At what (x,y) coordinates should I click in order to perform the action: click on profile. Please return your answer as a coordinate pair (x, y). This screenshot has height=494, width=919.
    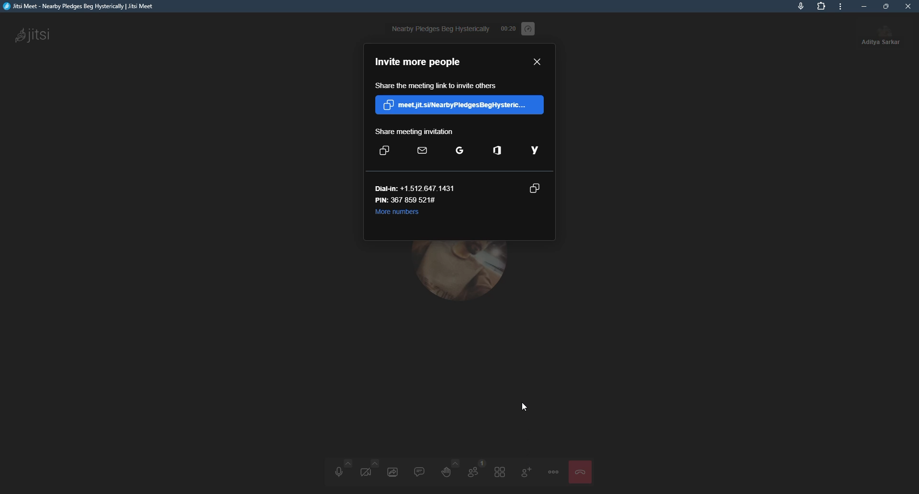
    Looking at the image, I should click on (881, 35).